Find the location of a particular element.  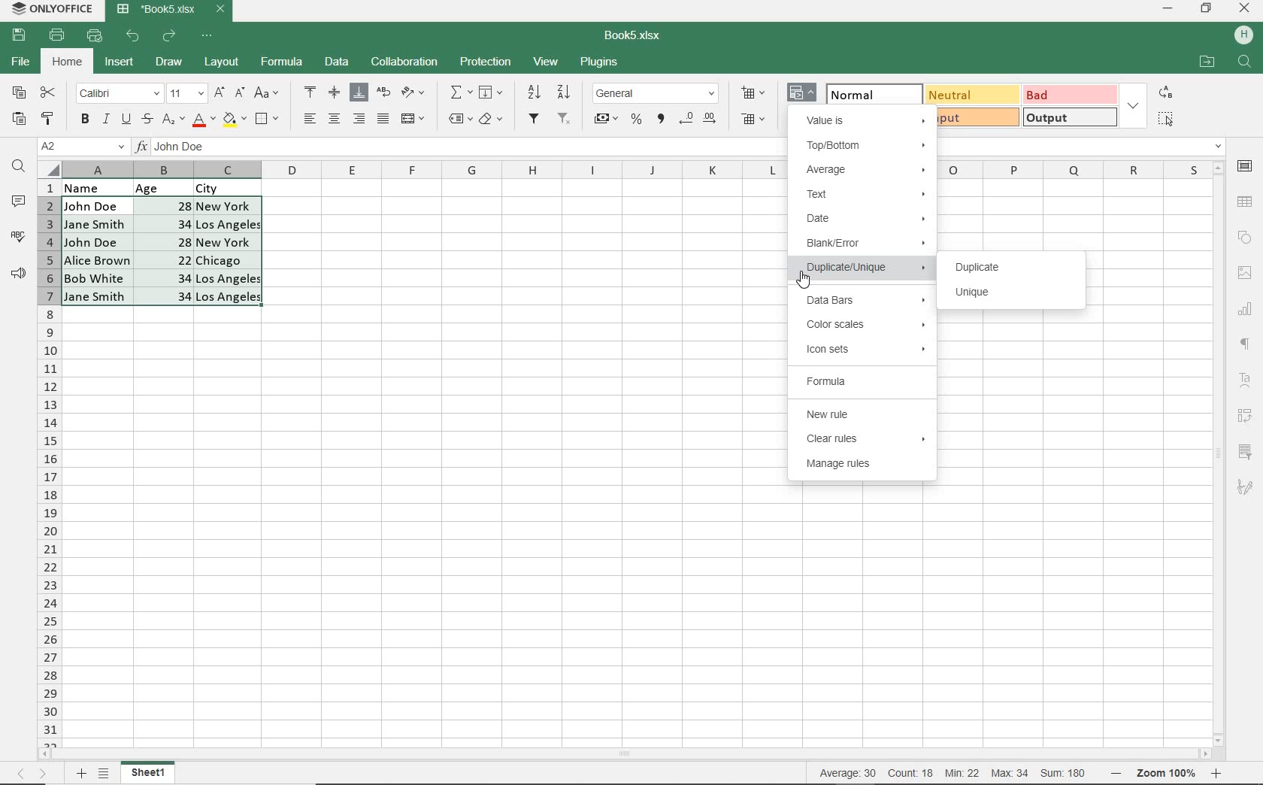

DECREMENT FONT SIZE is located at coordinates (240, 92).